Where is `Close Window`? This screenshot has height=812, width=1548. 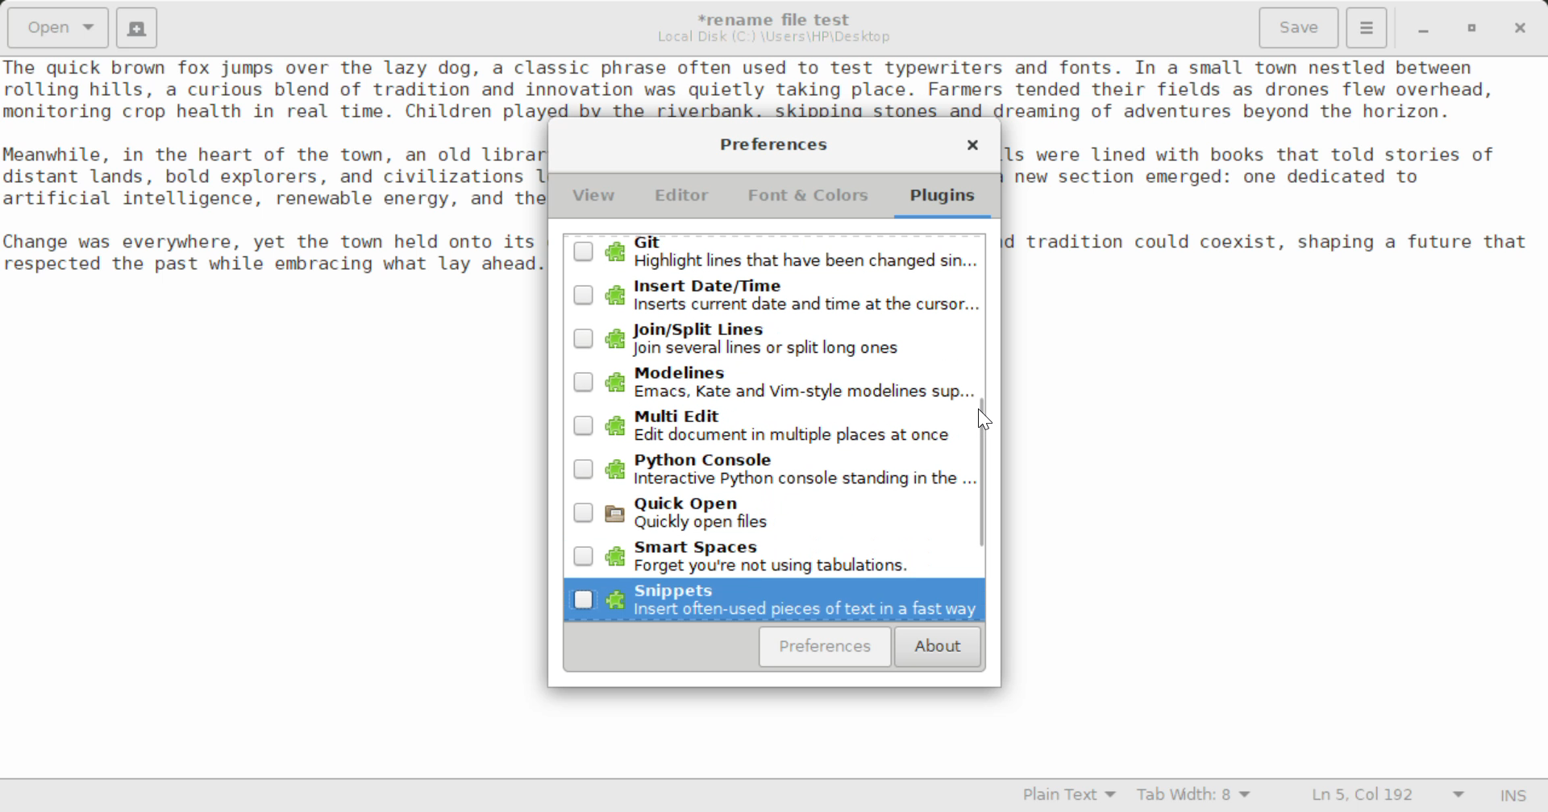
Close Window is located at coordinates (1522, 27).